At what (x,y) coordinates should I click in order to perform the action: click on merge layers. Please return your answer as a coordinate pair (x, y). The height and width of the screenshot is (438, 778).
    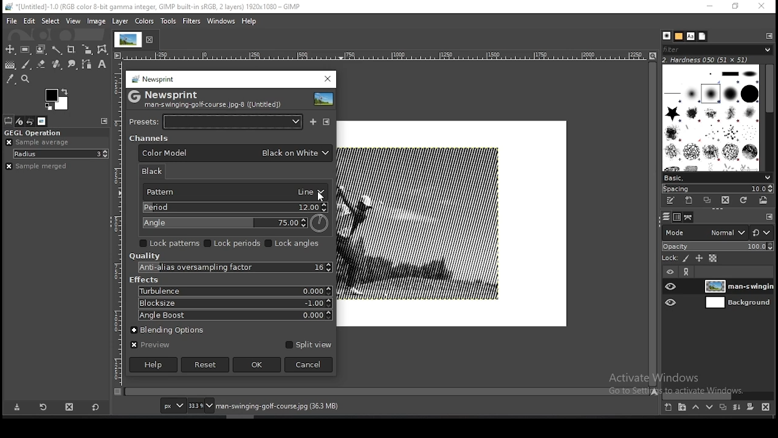
    Looking at the image, I should click on (735, 407).